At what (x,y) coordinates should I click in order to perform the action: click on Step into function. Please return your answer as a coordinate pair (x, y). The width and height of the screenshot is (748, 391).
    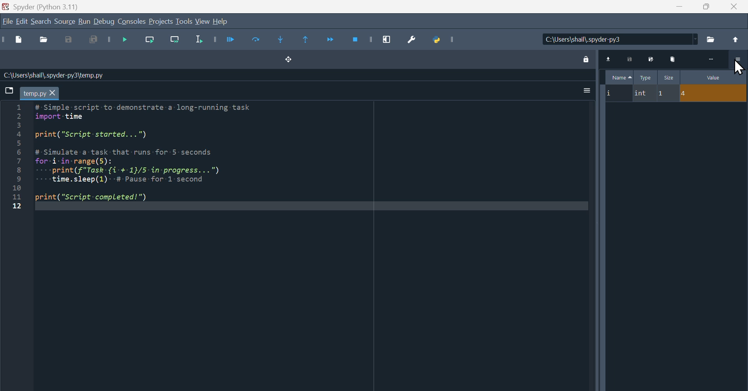
    Looking at the image, I should click on (281, 41).